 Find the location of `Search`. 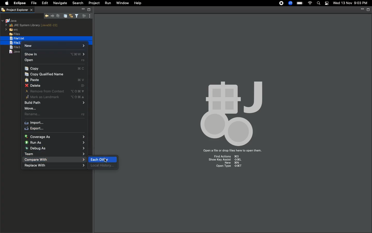

Search is located at coordinates (319, 3).